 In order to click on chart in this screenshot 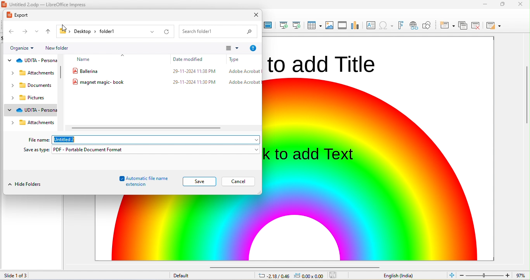, I will do `click(355, 26)`.